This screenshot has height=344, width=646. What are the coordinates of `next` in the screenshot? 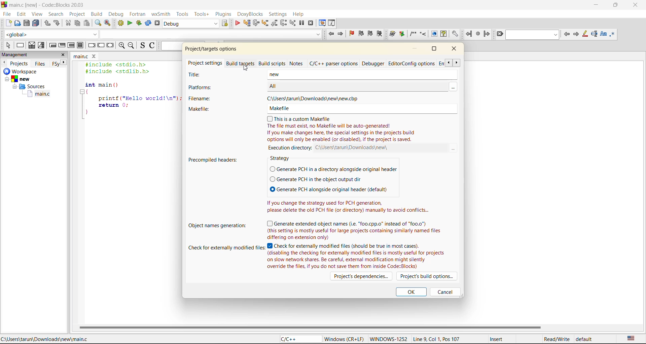 It's located at (65, 62).